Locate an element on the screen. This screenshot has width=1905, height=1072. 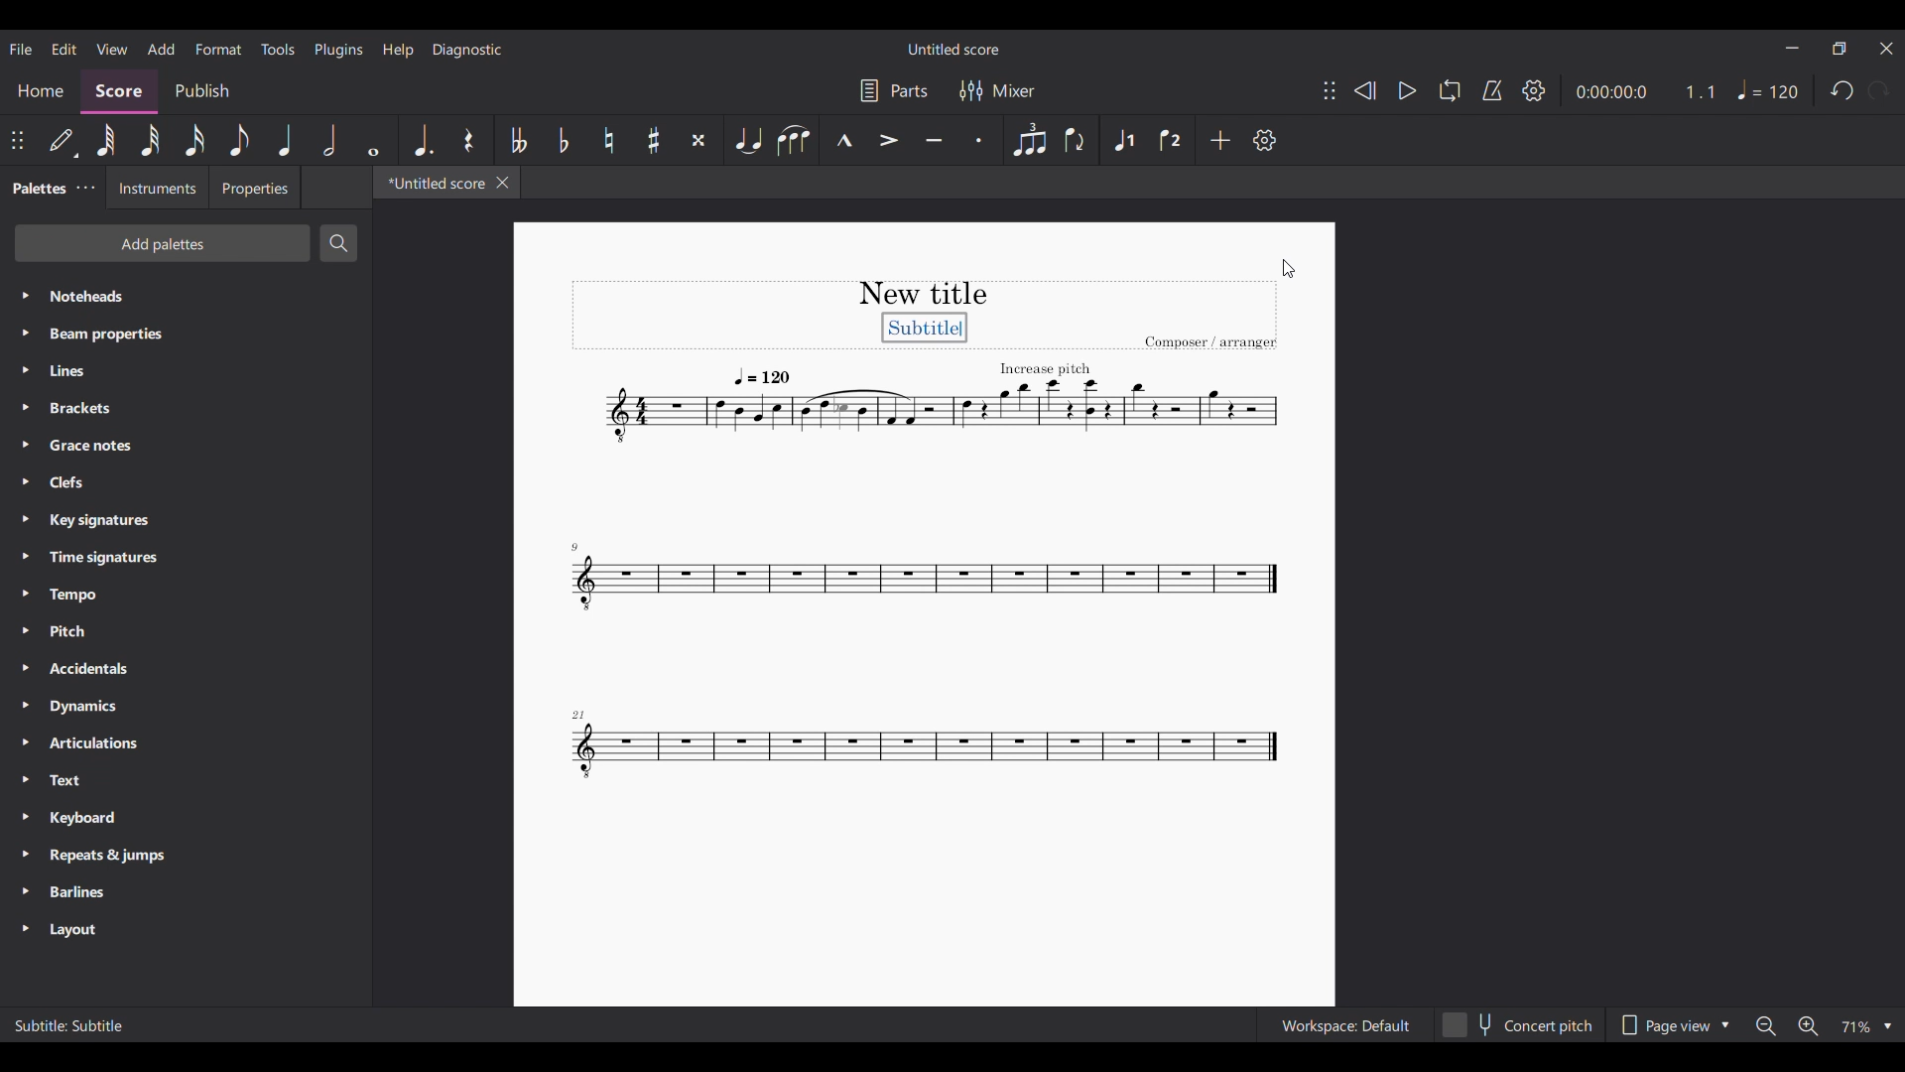
Metronome is located at coordinates (1492, 90).